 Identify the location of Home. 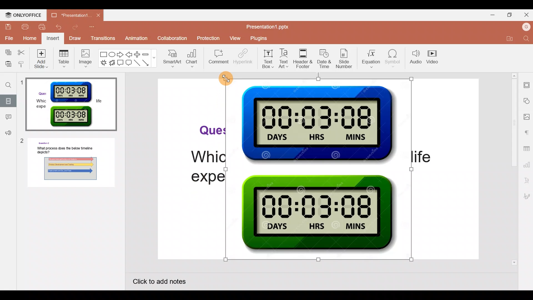
(30, 38).